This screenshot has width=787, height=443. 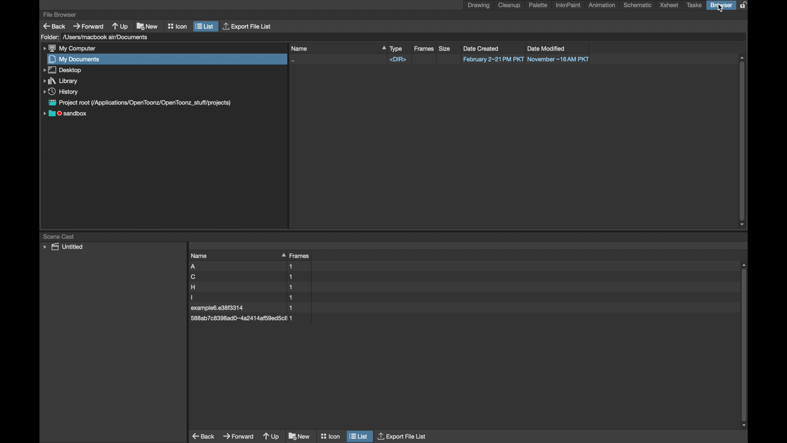 I want to click on file browser, so click(x=60, y=14).